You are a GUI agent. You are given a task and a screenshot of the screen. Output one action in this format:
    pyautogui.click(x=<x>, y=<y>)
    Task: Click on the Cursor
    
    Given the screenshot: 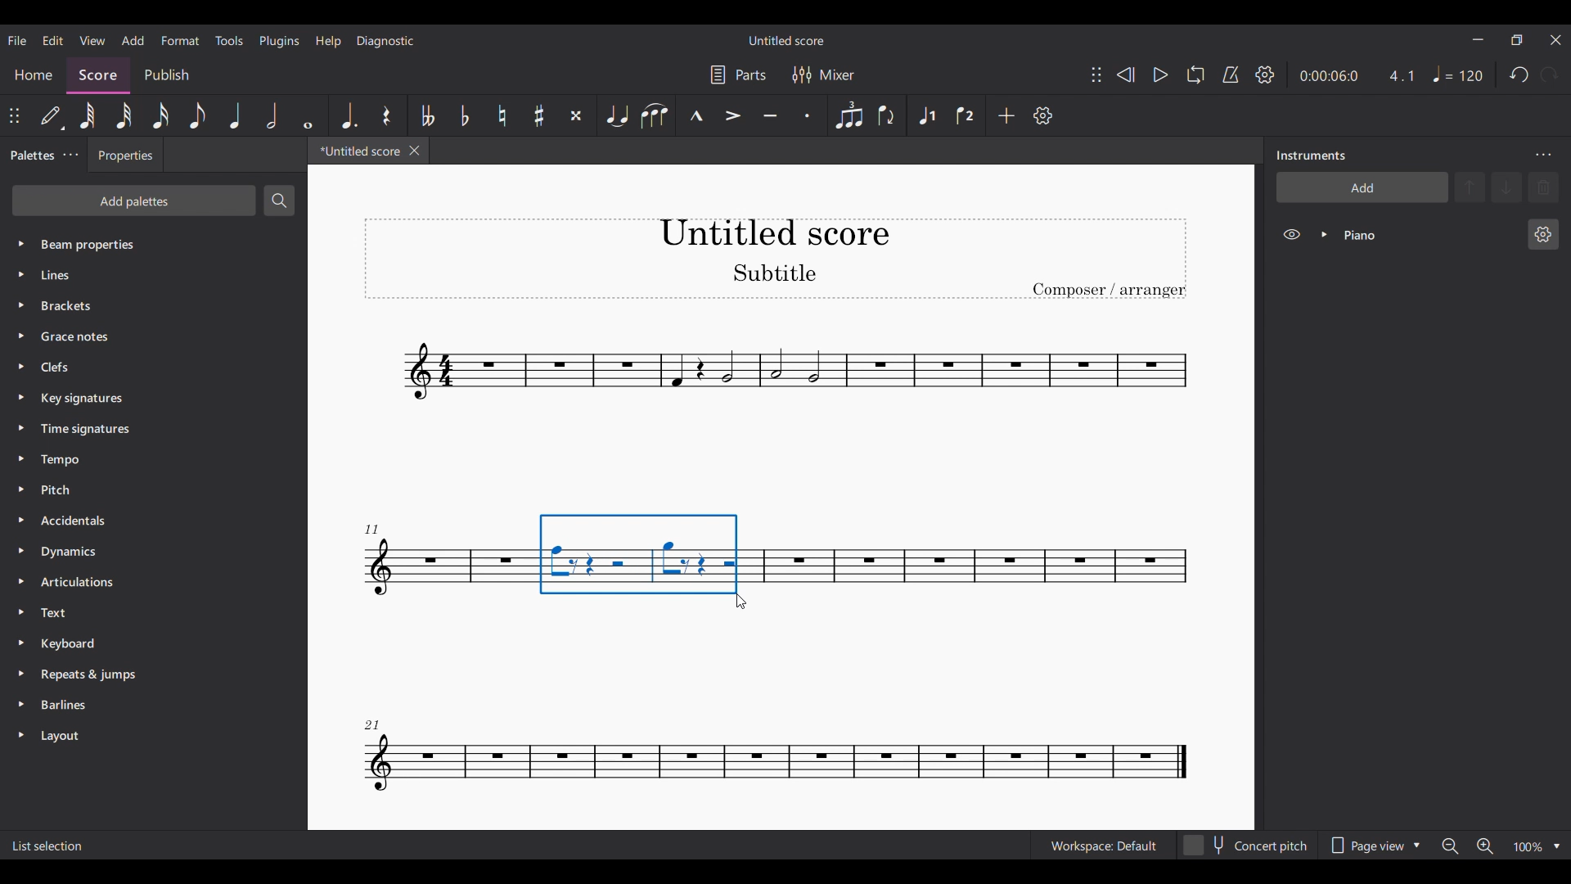 What is the action you would take?
    pyautogui.click(x=745, y=605)
    